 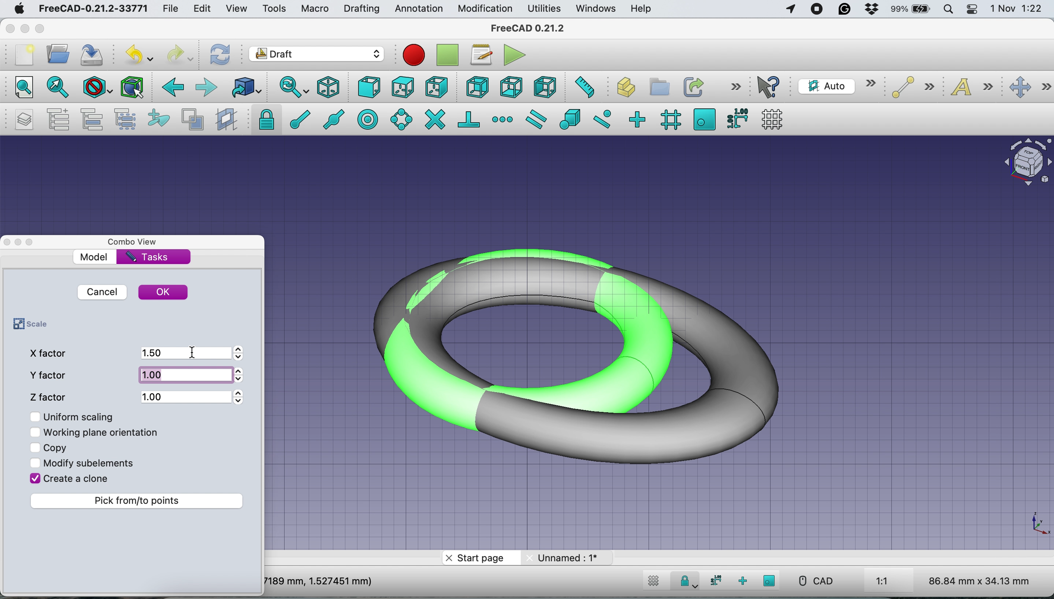 What do you see at coordinates (34, 415) in the screenshot?
I see `Checkbox` at bounding box center [34, 415].